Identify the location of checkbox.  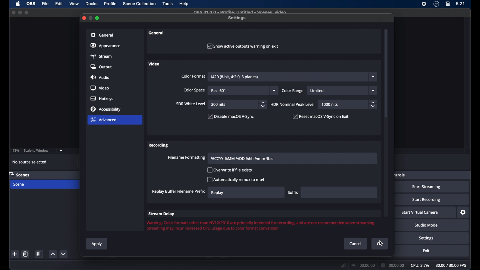
(242, 46).